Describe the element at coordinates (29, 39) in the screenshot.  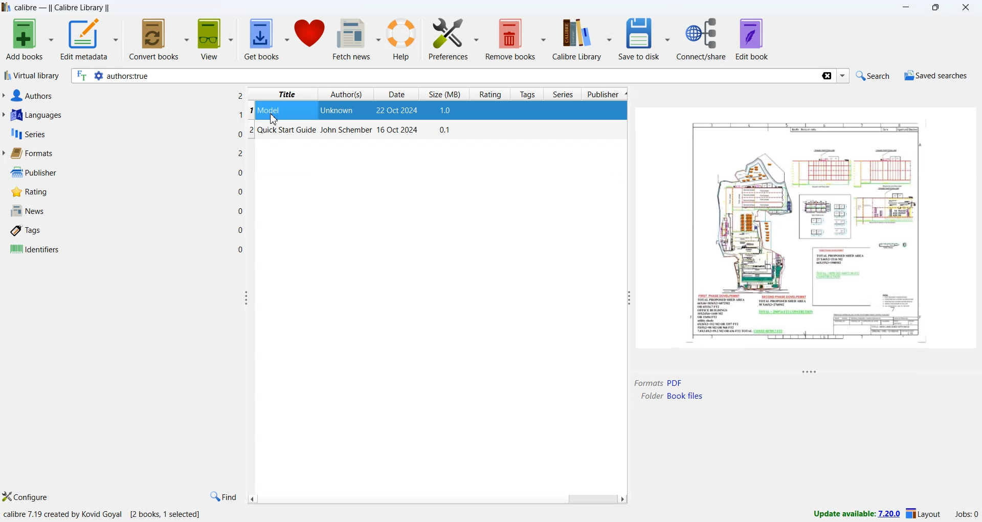
I see `add books` at that location.